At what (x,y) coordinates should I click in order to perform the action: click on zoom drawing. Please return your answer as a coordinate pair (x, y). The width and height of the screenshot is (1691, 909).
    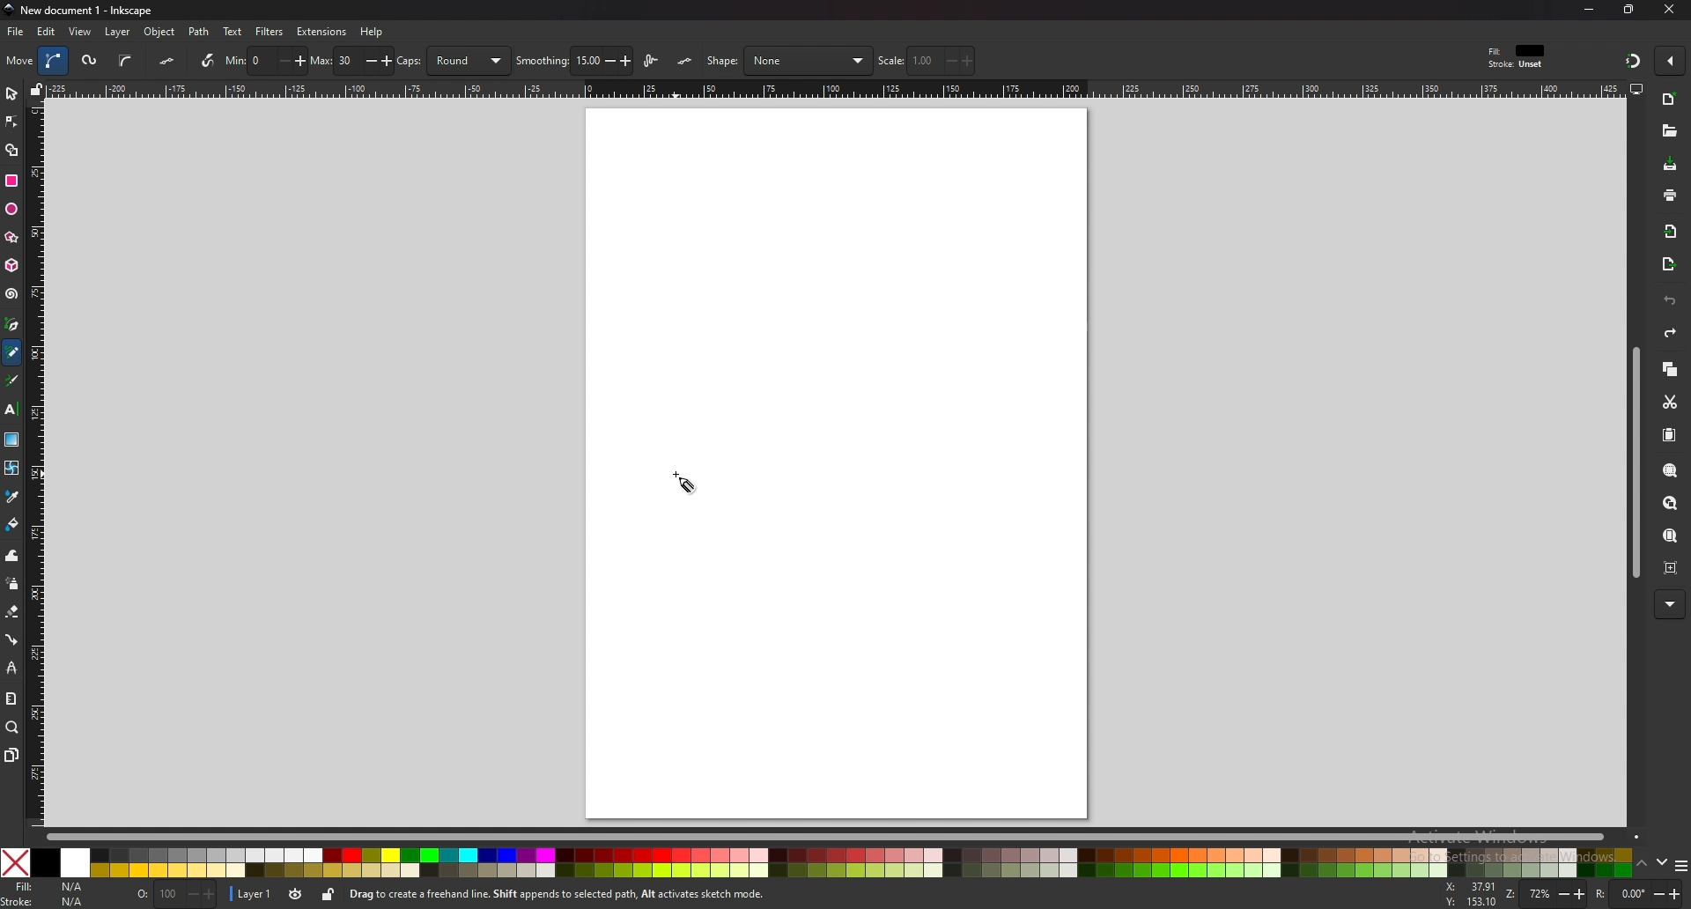
    Looking at the image, I should click on (1671, 505).